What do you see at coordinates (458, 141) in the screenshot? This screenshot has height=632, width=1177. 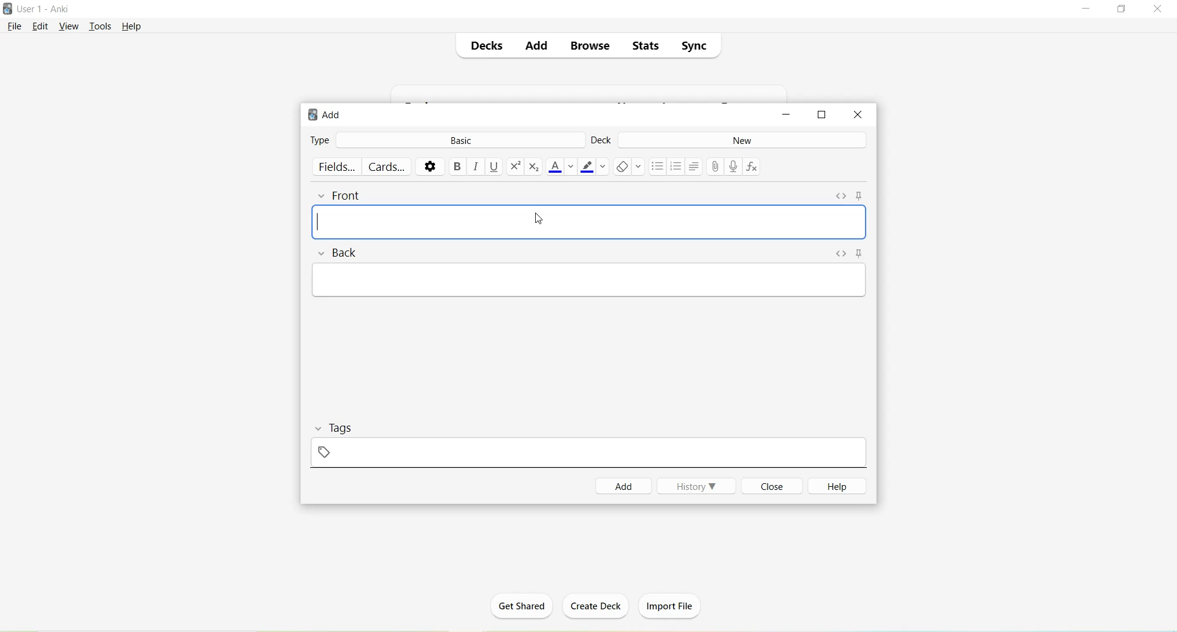 I see `Basic` at bounding box center [458, 141].